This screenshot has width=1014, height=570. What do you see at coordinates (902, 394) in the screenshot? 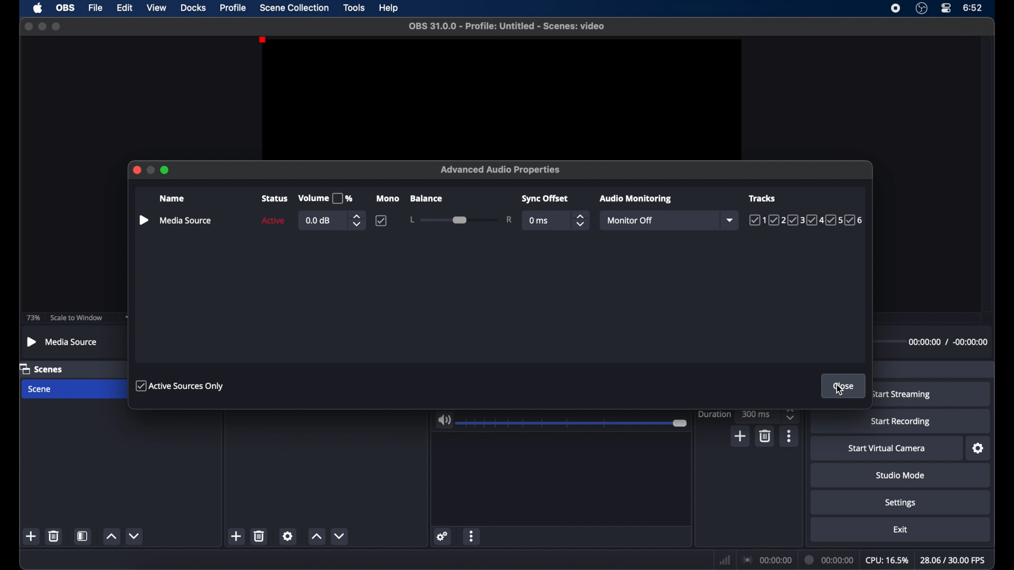
I see `start streaming` at bounding box center [902, 394].